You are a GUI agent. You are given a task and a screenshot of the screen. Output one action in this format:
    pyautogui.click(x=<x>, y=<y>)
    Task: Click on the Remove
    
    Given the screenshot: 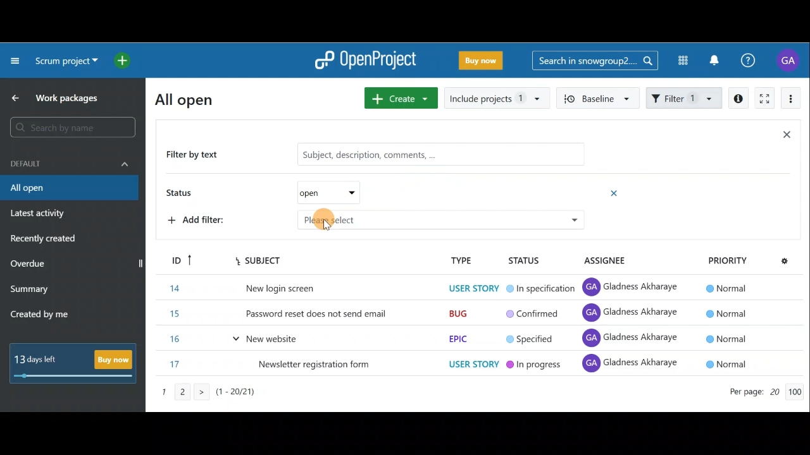 What is the action you would take?
    pyautogui.click(x=615, y=193)
    